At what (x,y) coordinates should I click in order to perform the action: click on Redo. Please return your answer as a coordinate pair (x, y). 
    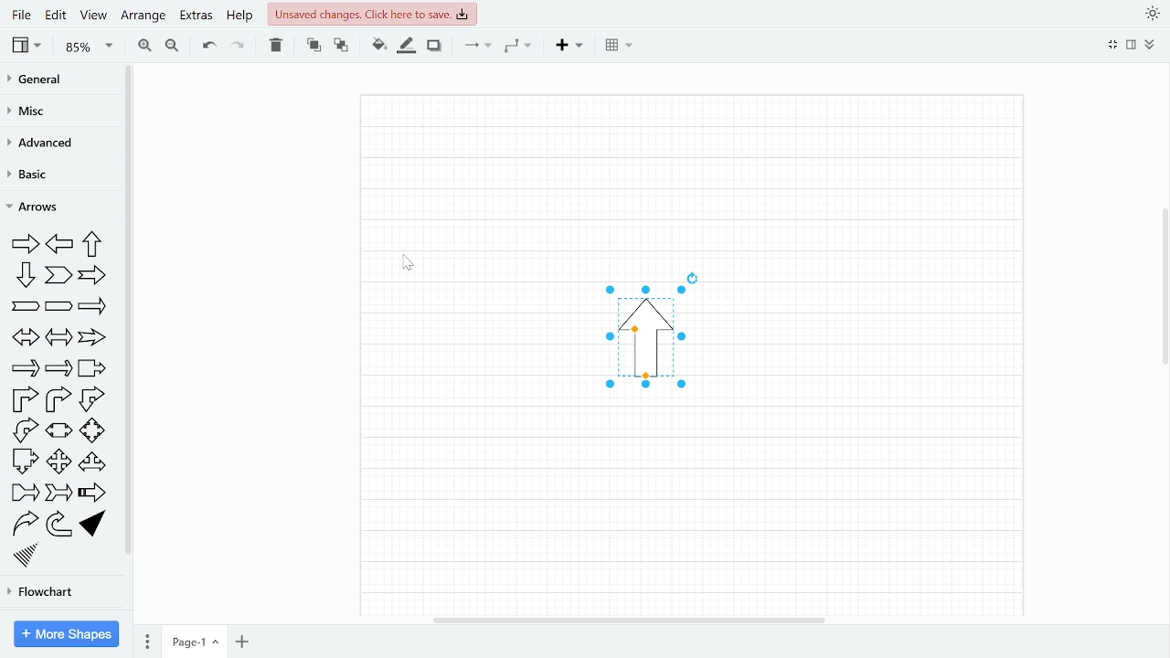
    Looking at the image, I should click on (239, 47).